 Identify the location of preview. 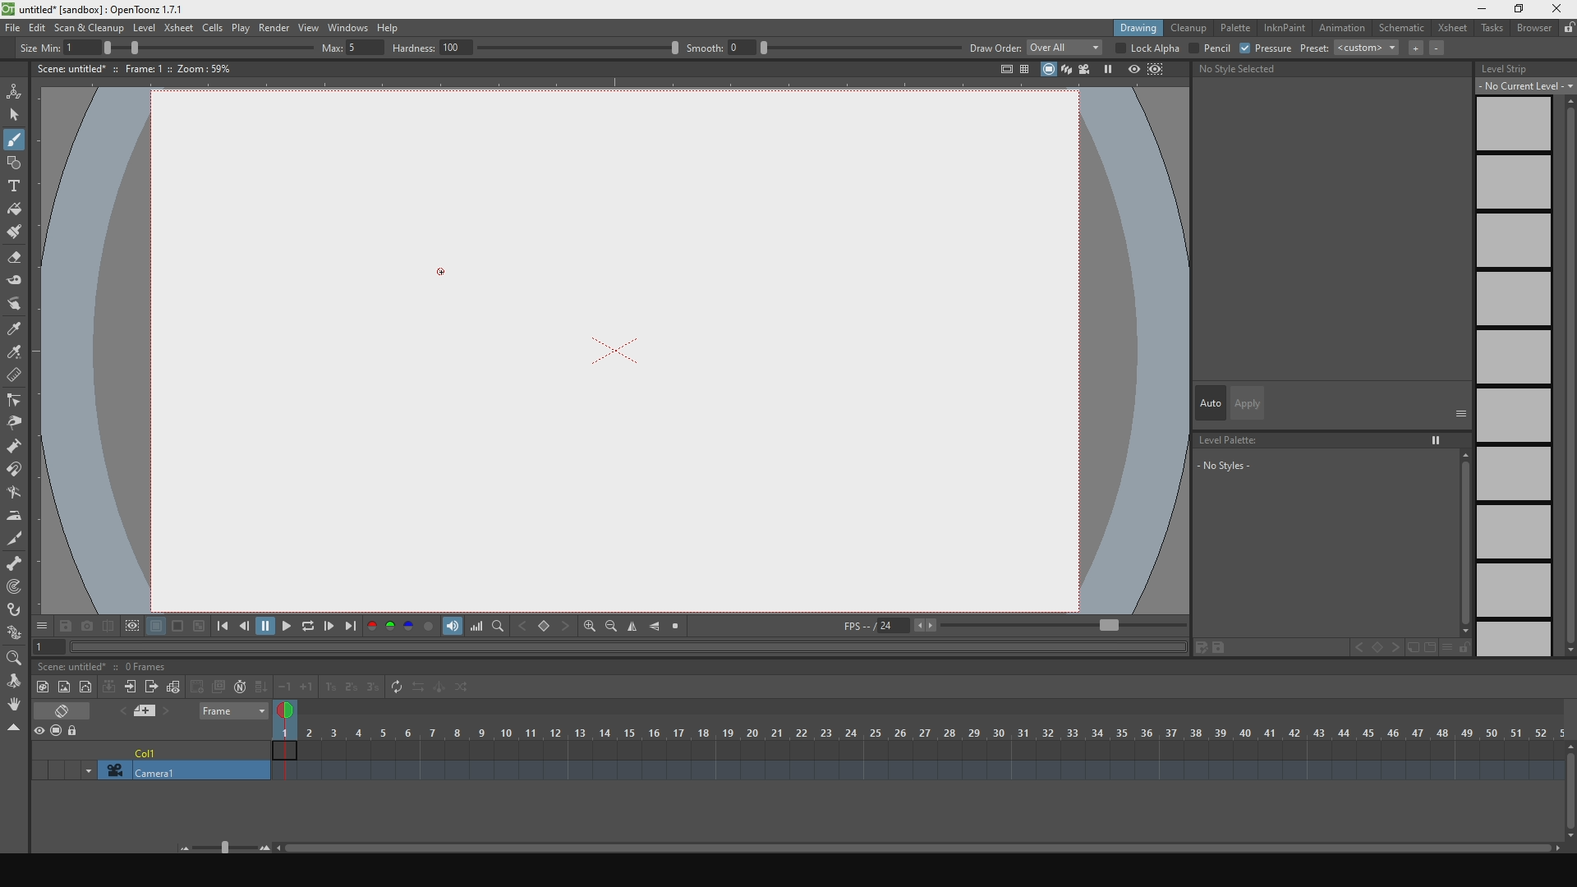
(1132, 71).